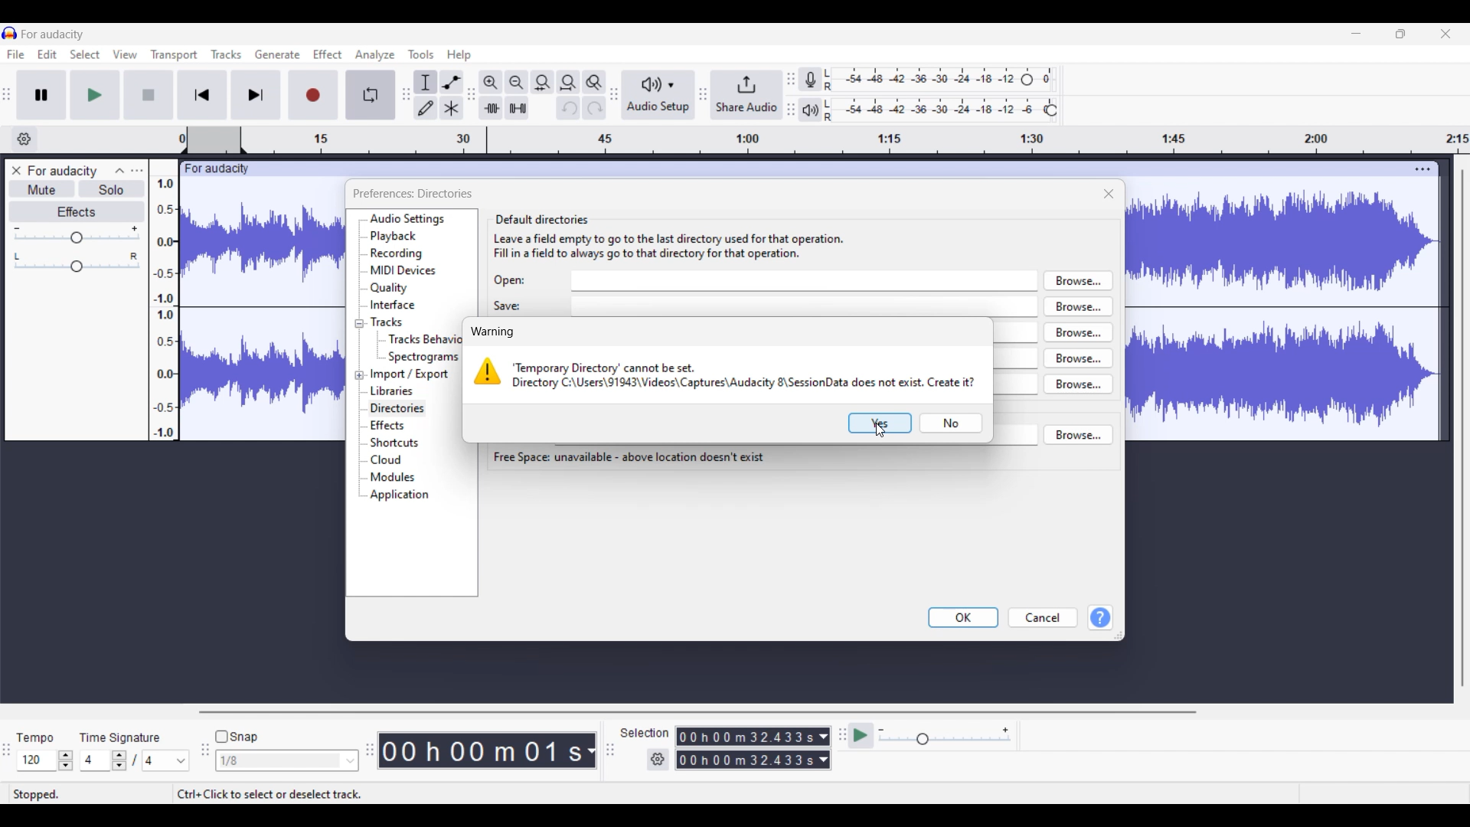  What do you see at coordinates (810, 79) in the screenshot?
I see `Record meter` at bounding box center [810, 79].